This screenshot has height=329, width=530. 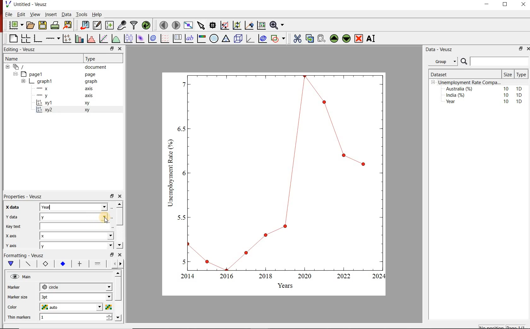 What do you see at coordinates (133, 25) in the screenshot?
I see `filter data` at bounding box center [133, 25].